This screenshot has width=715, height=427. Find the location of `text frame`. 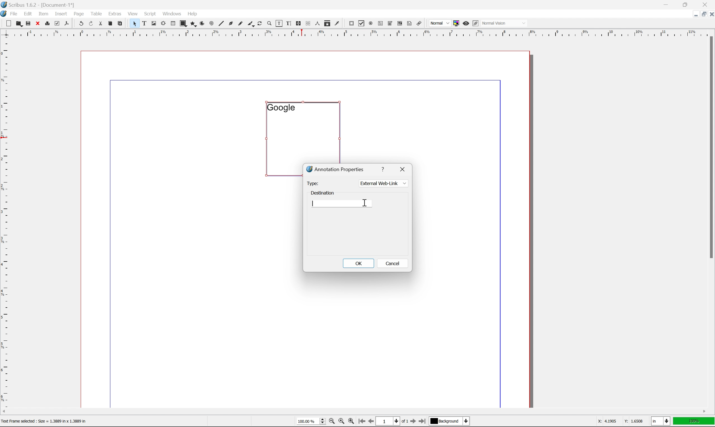

text frame is located at coordinates (145, 23).